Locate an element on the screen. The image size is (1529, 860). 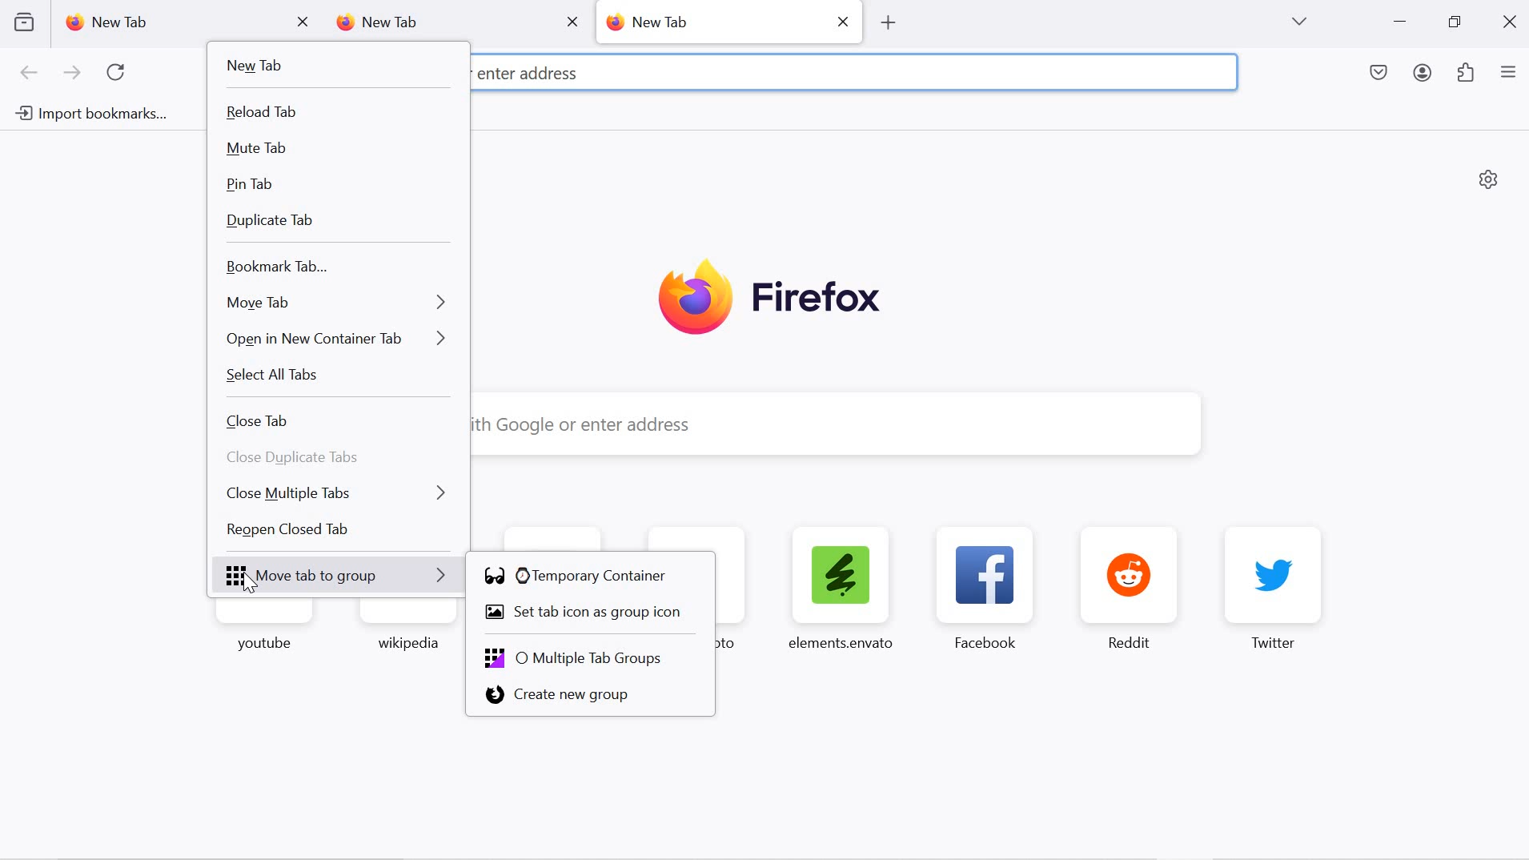
restore down is located at coordinates (1454, 22).